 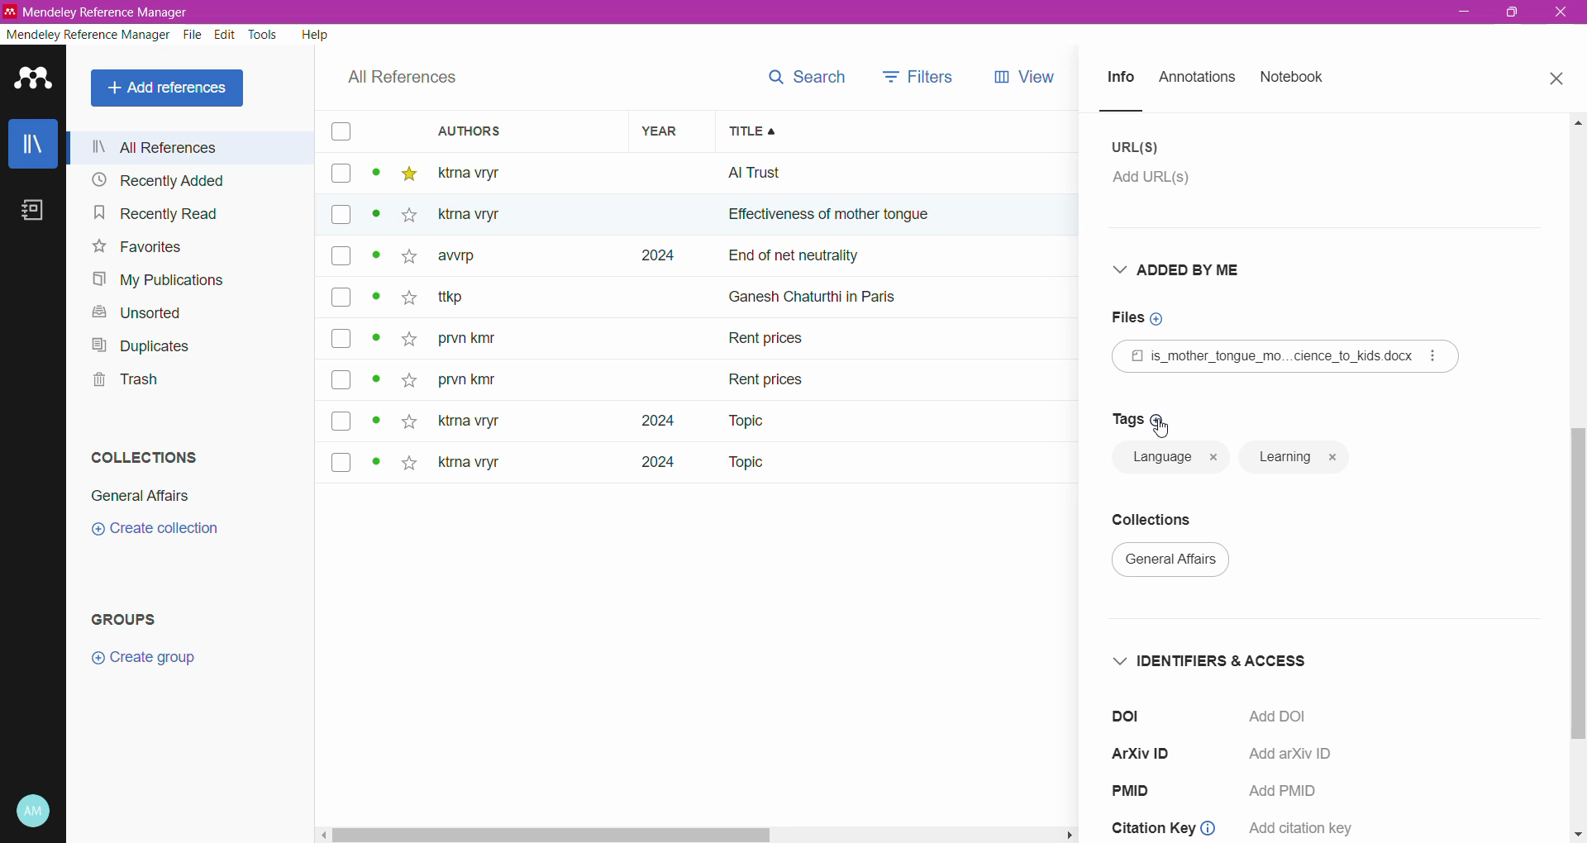 What do you see at coordinates (408, 465) in the screenshot?
I see `star` at bounding box center [408, 465].